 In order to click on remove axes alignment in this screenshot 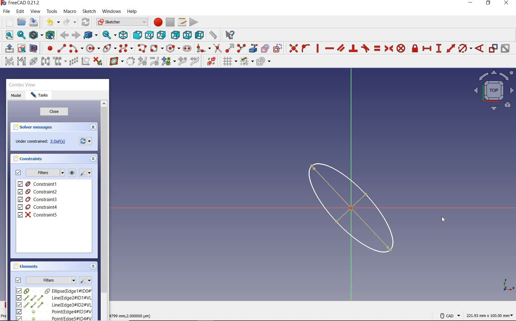, I will do `click(85, 62)`.